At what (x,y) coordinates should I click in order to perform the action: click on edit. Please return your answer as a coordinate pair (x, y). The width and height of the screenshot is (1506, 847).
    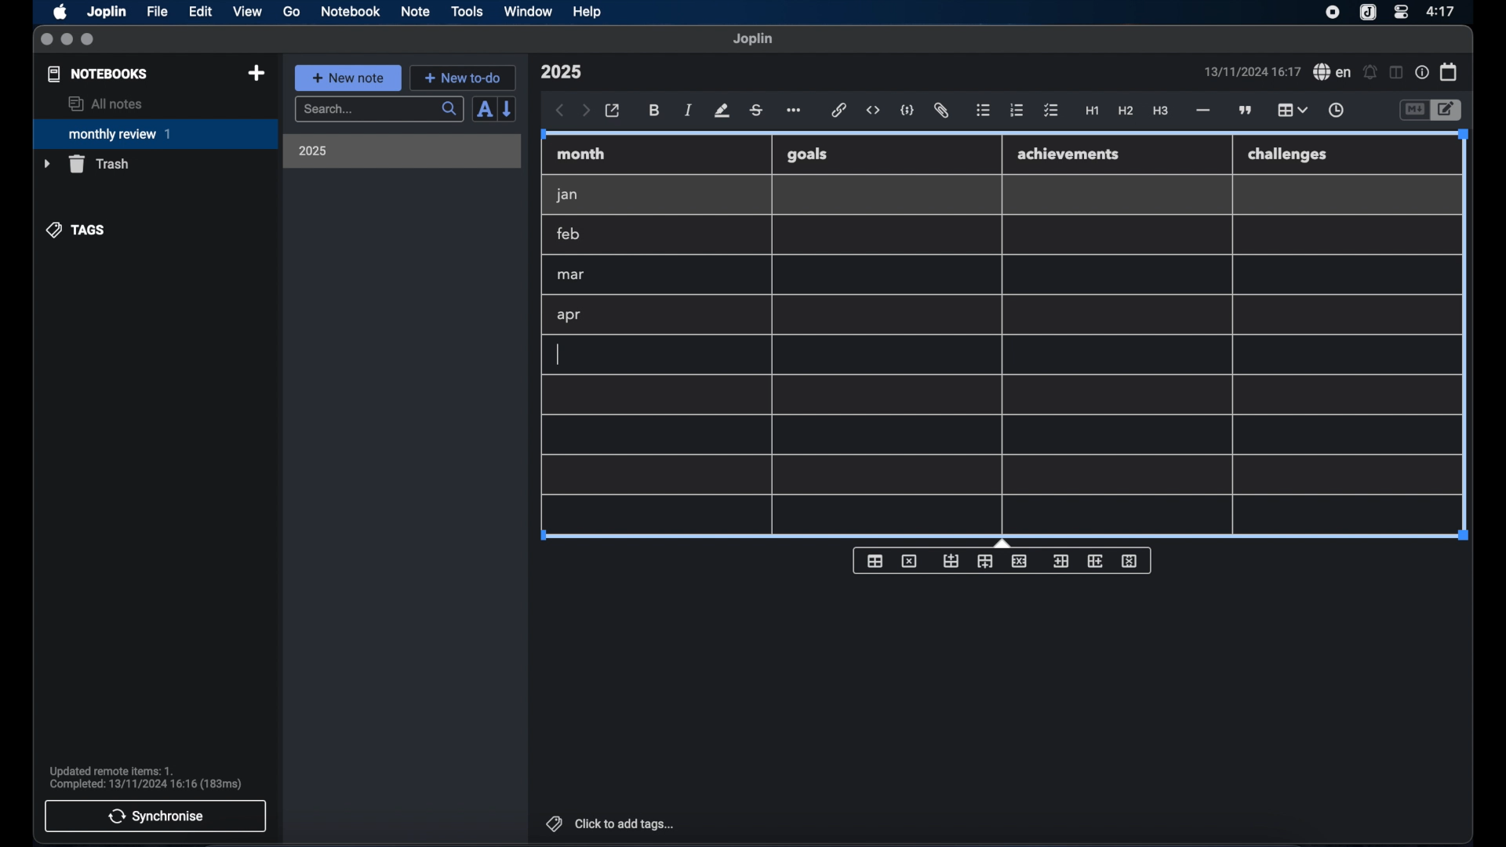
    Looking at the image, I should click on (202, 12).